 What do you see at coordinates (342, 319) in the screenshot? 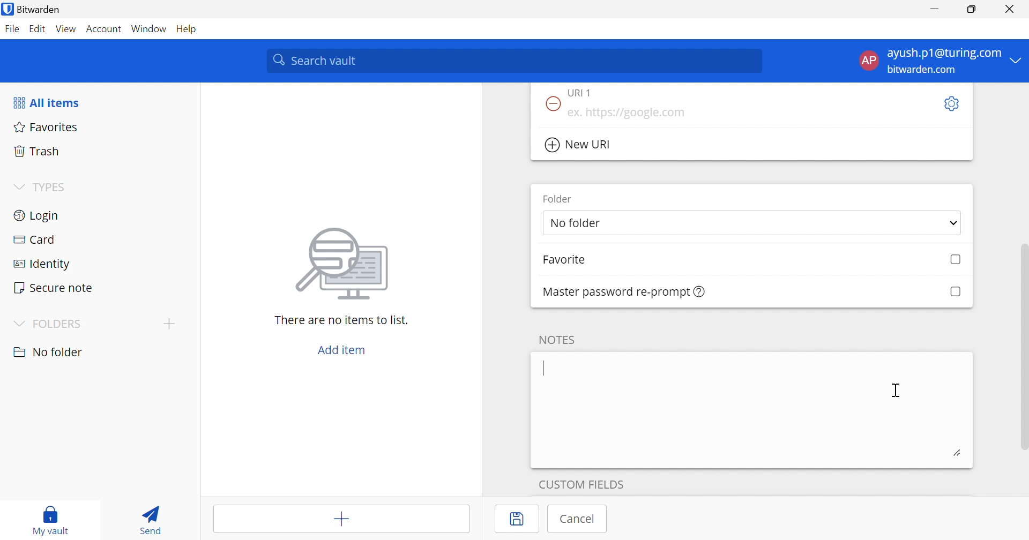
I see `There are no items to list.` at bounding box center [342, 319].